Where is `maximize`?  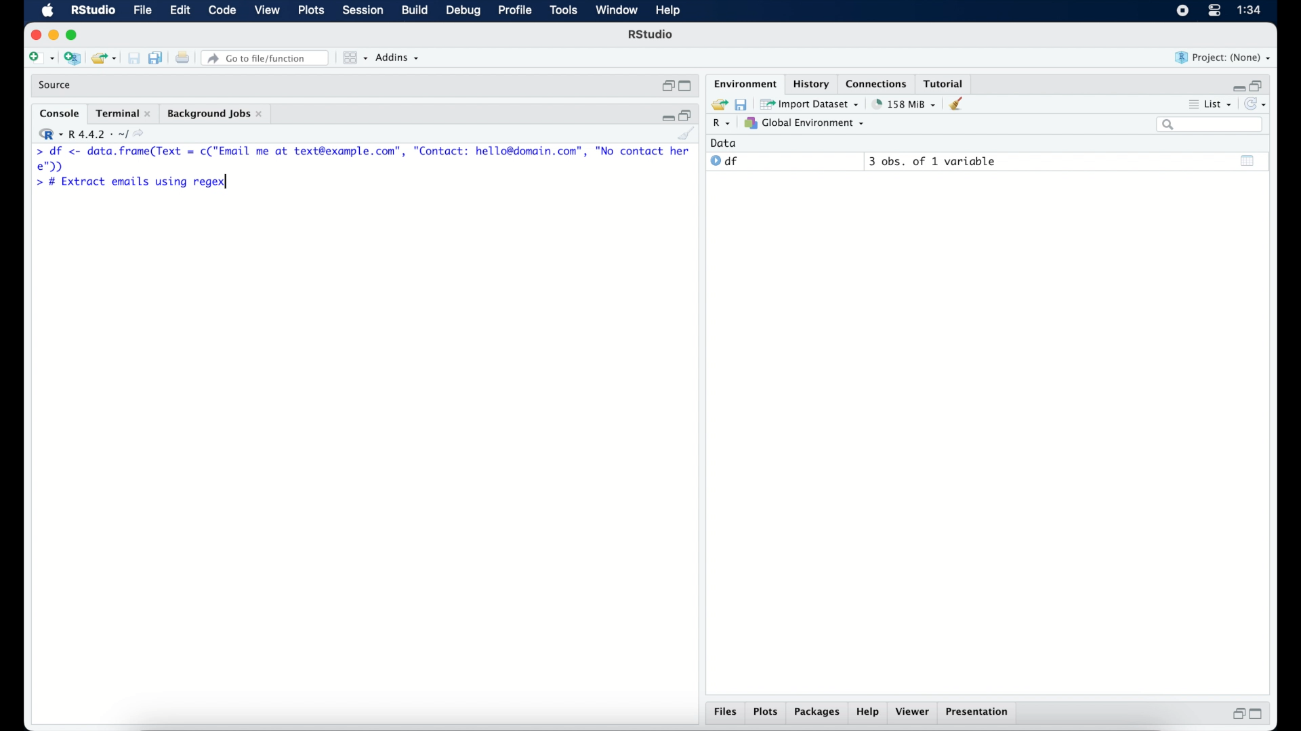
maximize is located at coordinates (73, 35).